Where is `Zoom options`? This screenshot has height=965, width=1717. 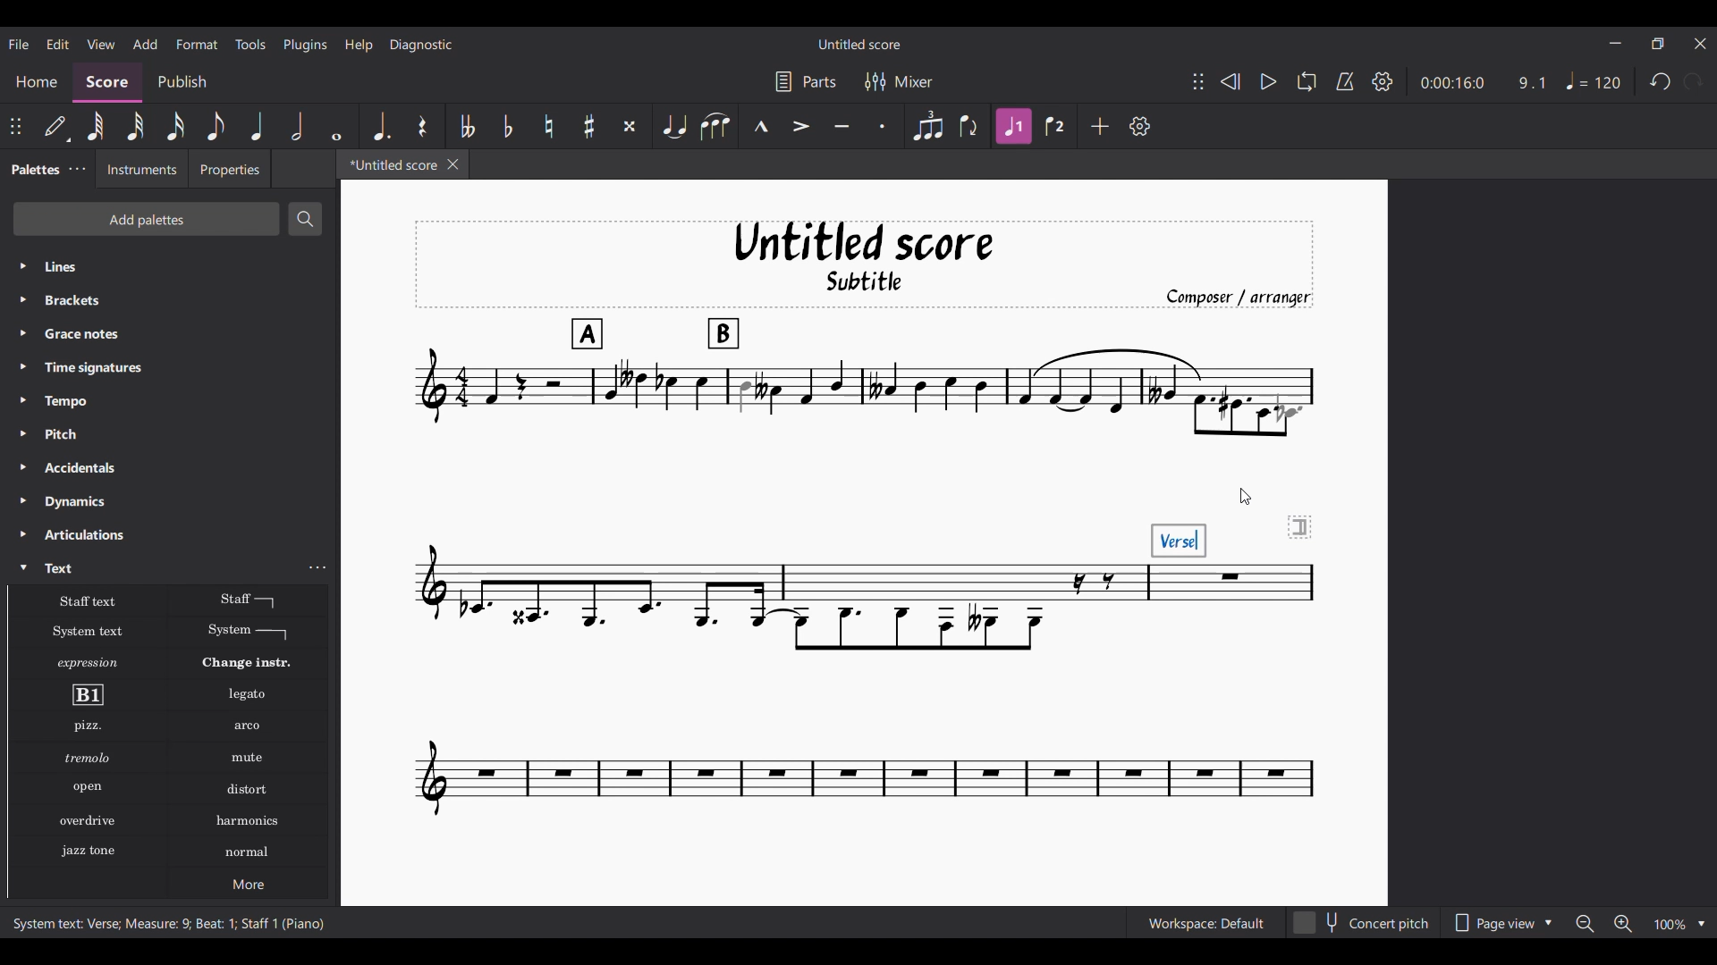
Zoom options is located at coordinates (1680, 923).